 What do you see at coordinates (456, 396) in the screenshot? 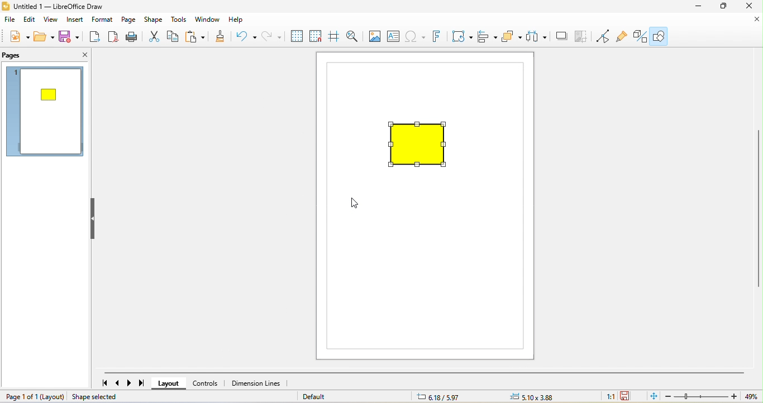
I see `8.29/7.64` at bounding box center [456, 396].